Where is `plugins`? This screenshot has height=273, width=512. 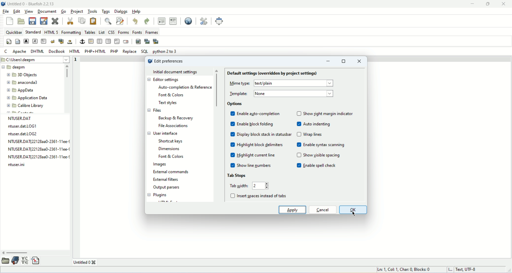
plugins is located at coordinates (157, 195).